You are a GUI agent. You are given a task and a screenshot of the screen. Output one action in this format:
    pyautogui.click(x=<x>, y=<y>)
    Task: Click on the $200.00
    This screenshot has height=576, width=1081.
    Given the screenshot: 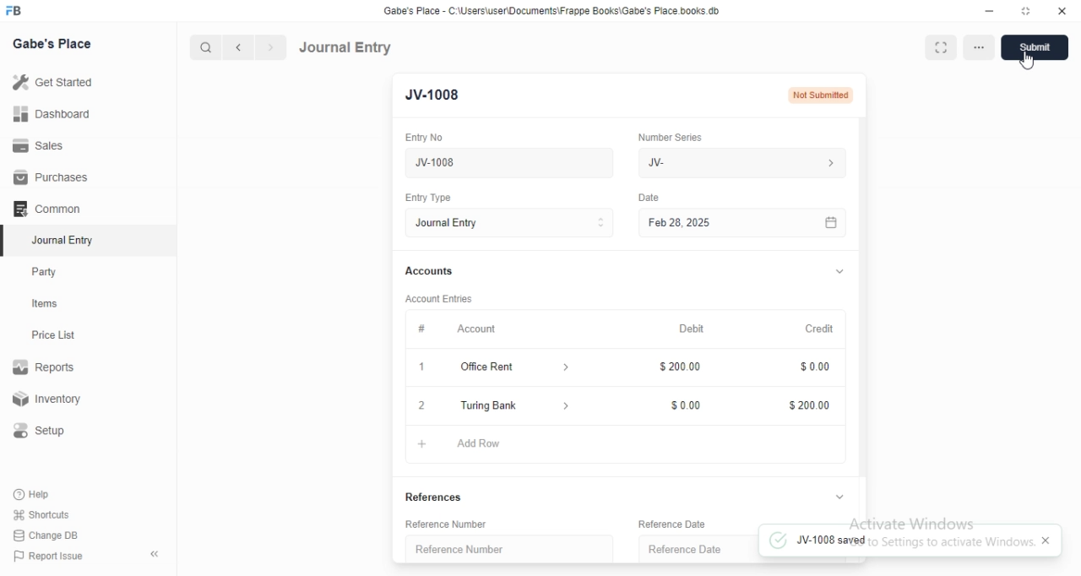 What is the action you would take?
    pyautogui.click(x=681, y=366)
    